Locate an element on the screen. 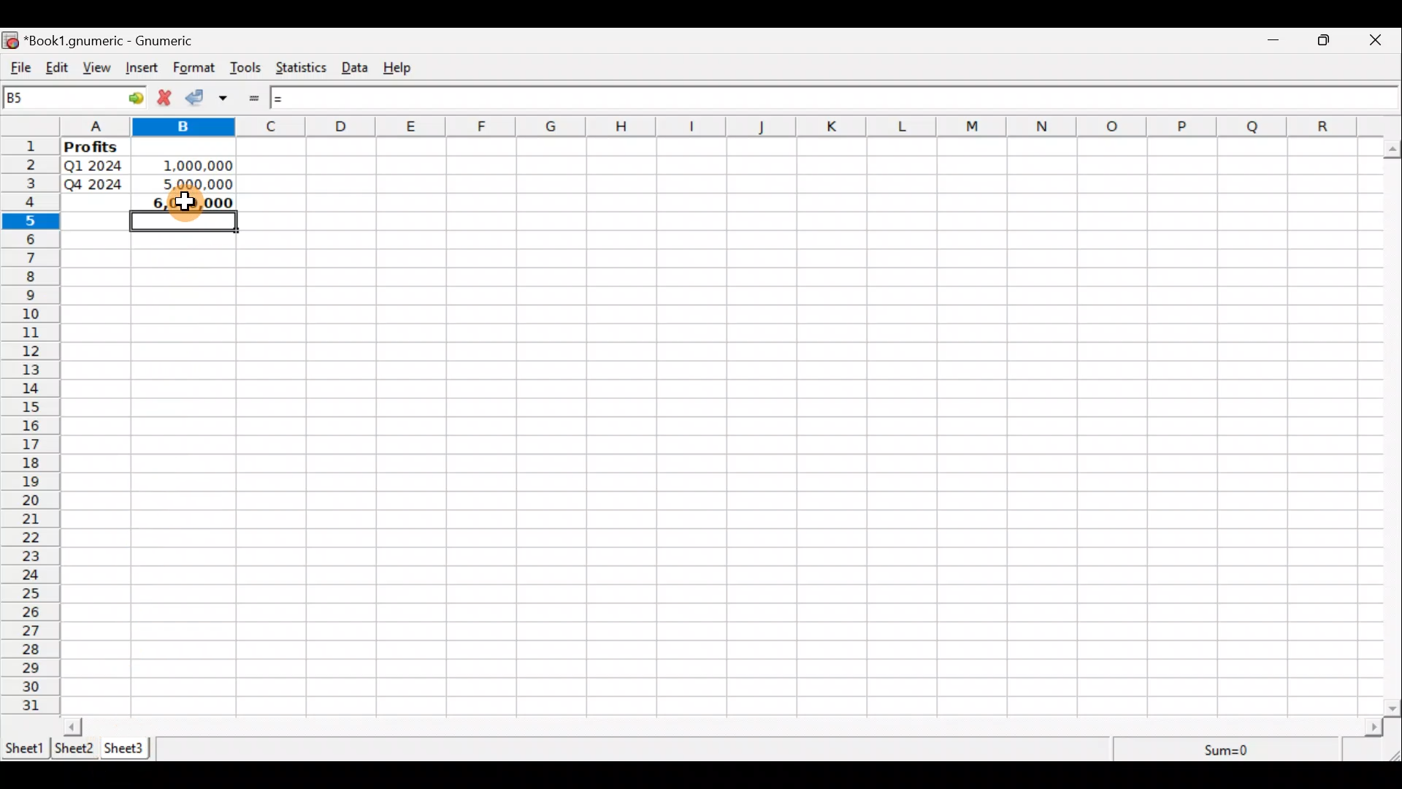  Sheet 2 is located at coordinates (75, 748).